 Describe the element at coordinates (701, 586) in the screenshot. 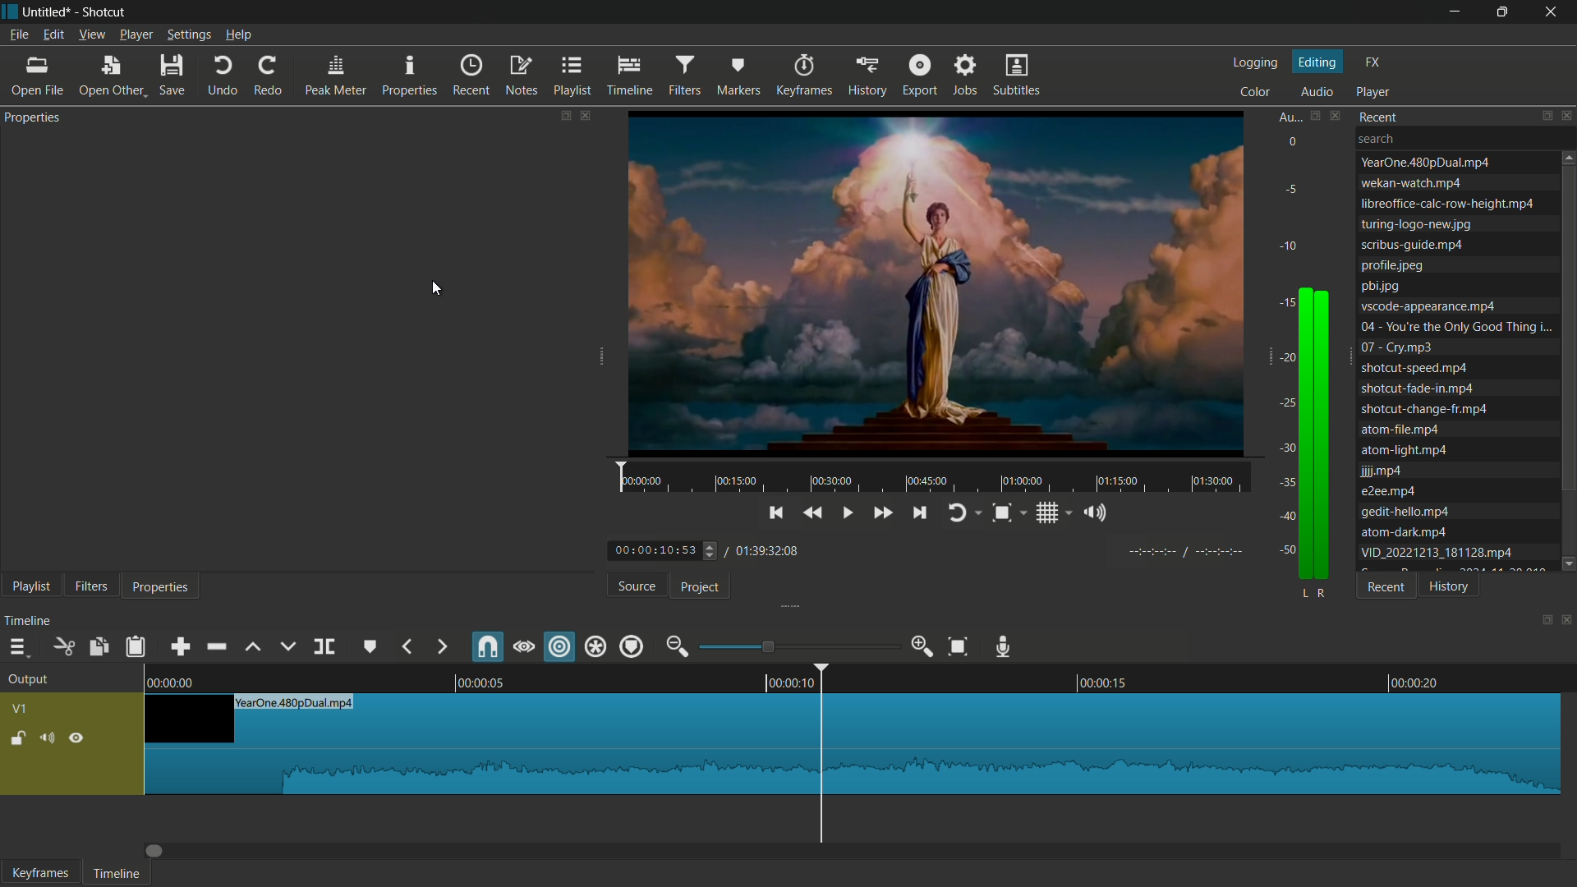

I see `project` at that location.